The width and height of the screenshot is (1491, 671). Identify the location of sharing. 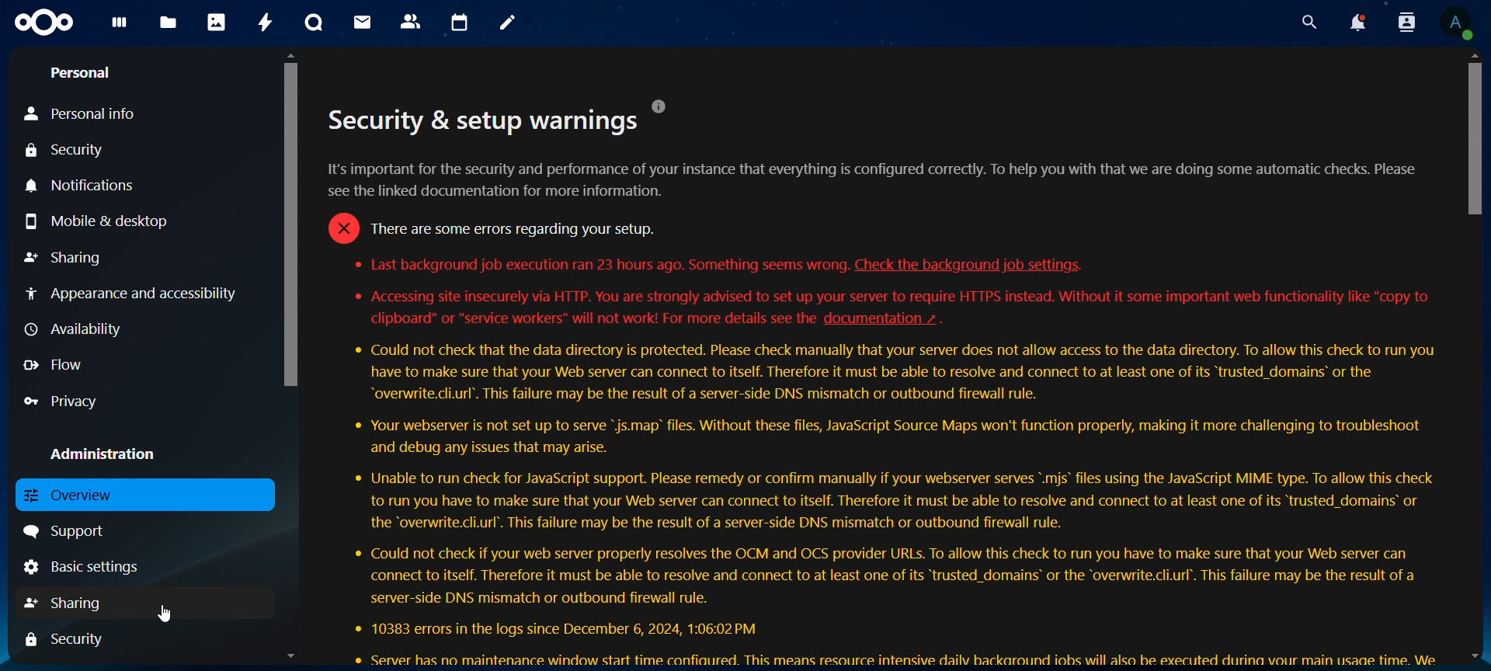
(71, 604).